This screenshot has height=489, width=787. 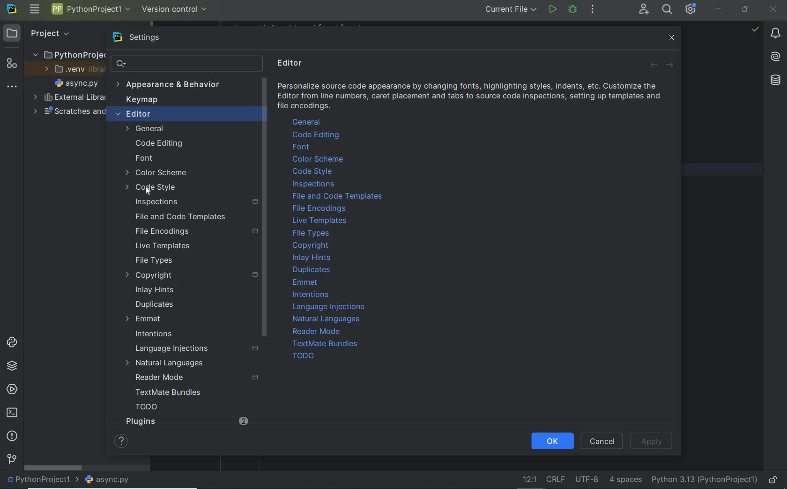 I want to click on more actions, so click(x=593, y=10).